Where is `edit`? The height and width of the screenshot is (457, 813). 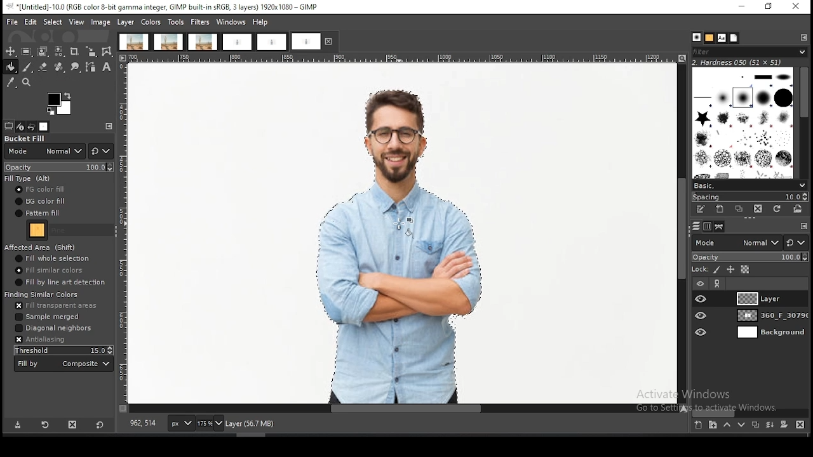 edit is located at coordinates (31, 22).